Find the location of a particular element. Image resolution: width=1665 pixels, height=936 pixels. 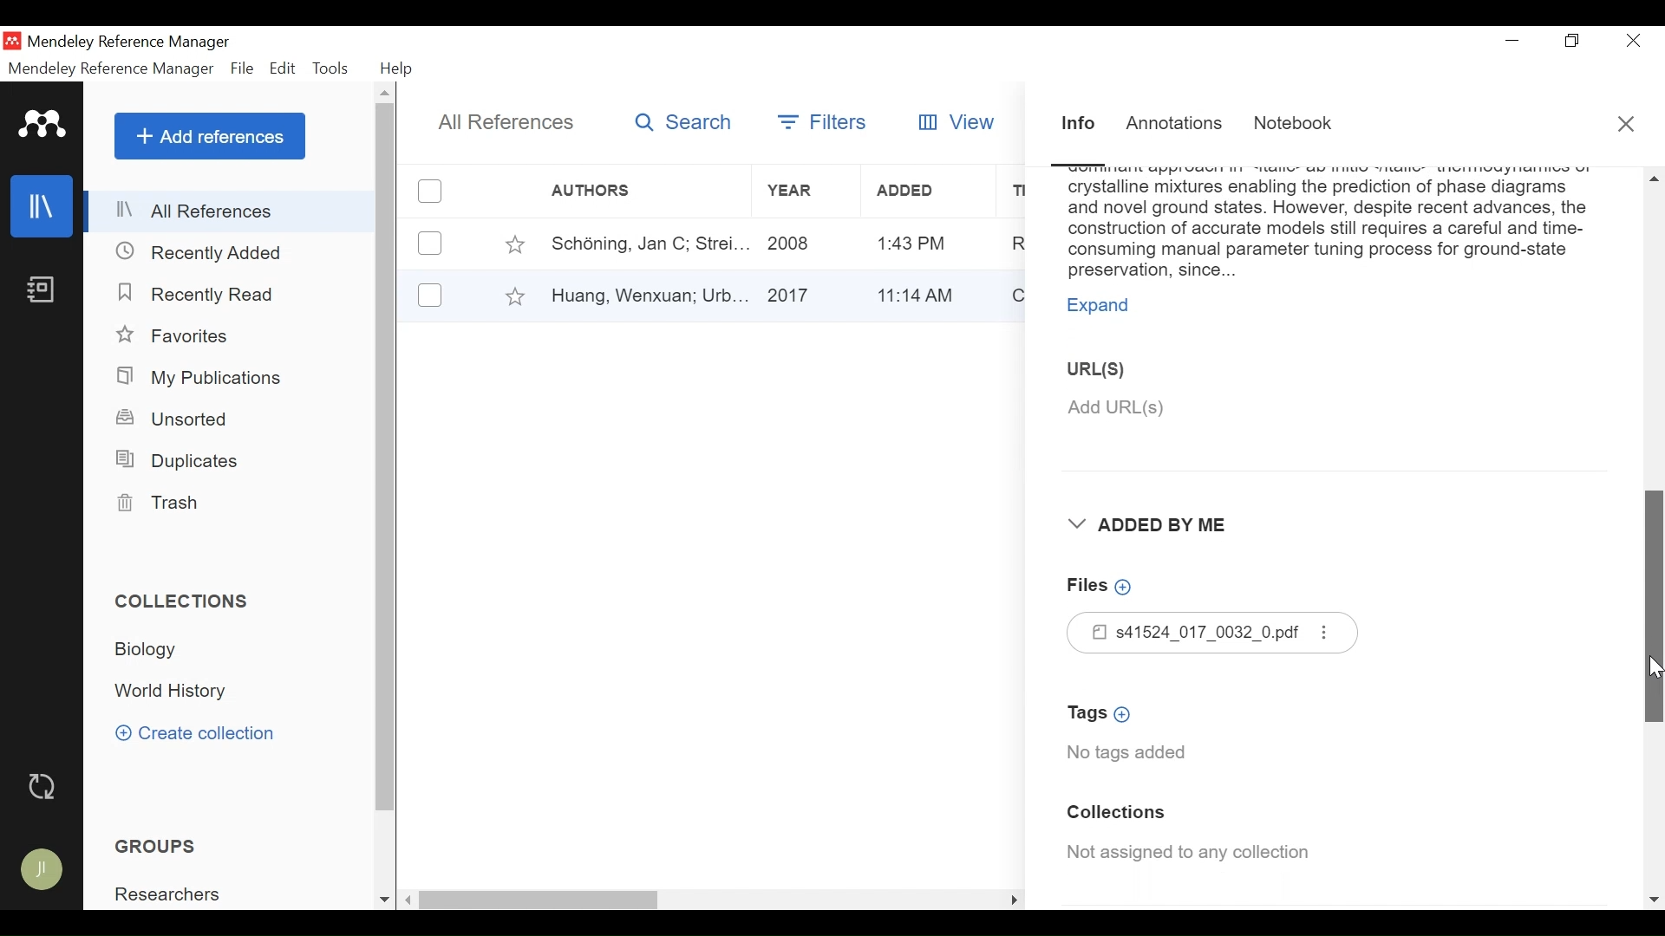

Sync is located at coordinates (44, 789).